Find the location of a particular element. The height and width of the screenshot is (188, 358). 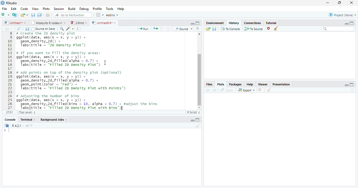

next is located at coordinates (14, 29).